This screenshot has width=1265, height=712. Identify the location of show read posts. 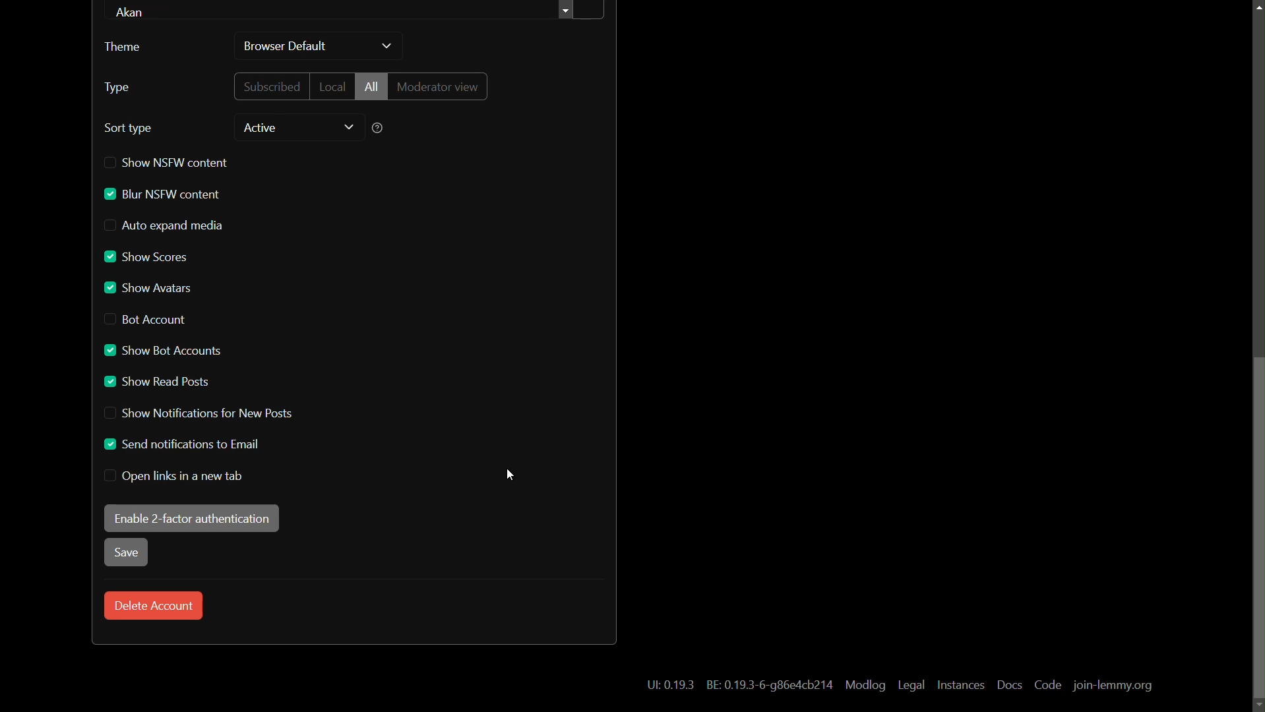
(156, 383).